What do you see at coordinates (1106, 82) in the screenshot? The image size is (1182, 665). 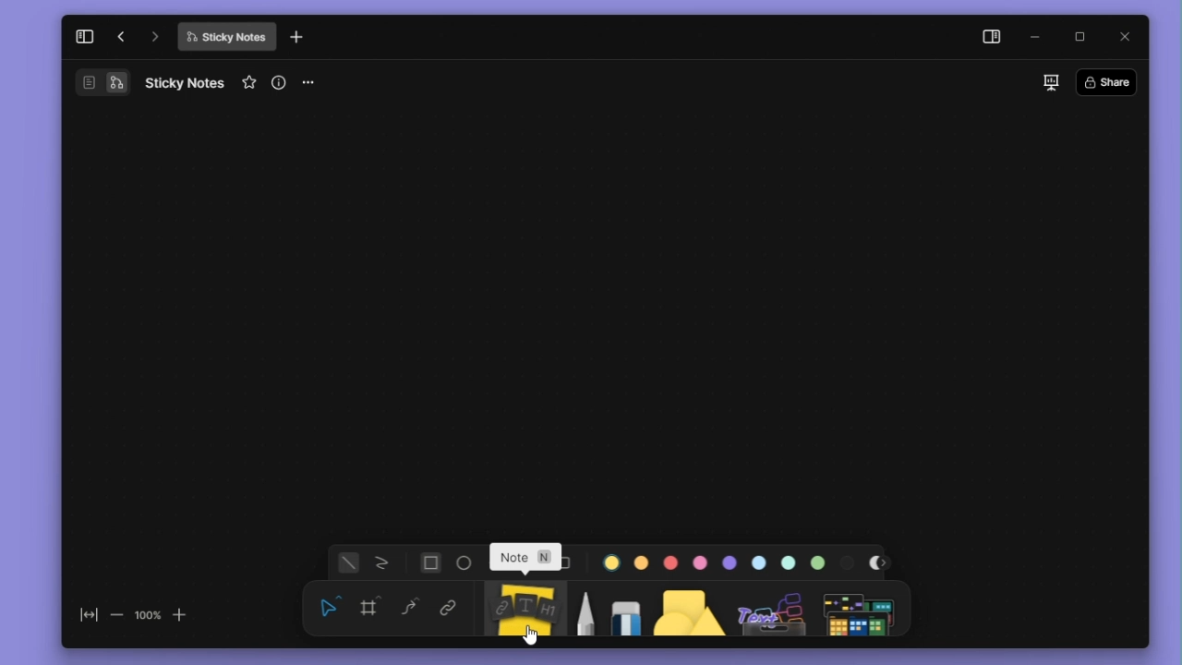 I see `Share ` at bounding box center [1106, 82].